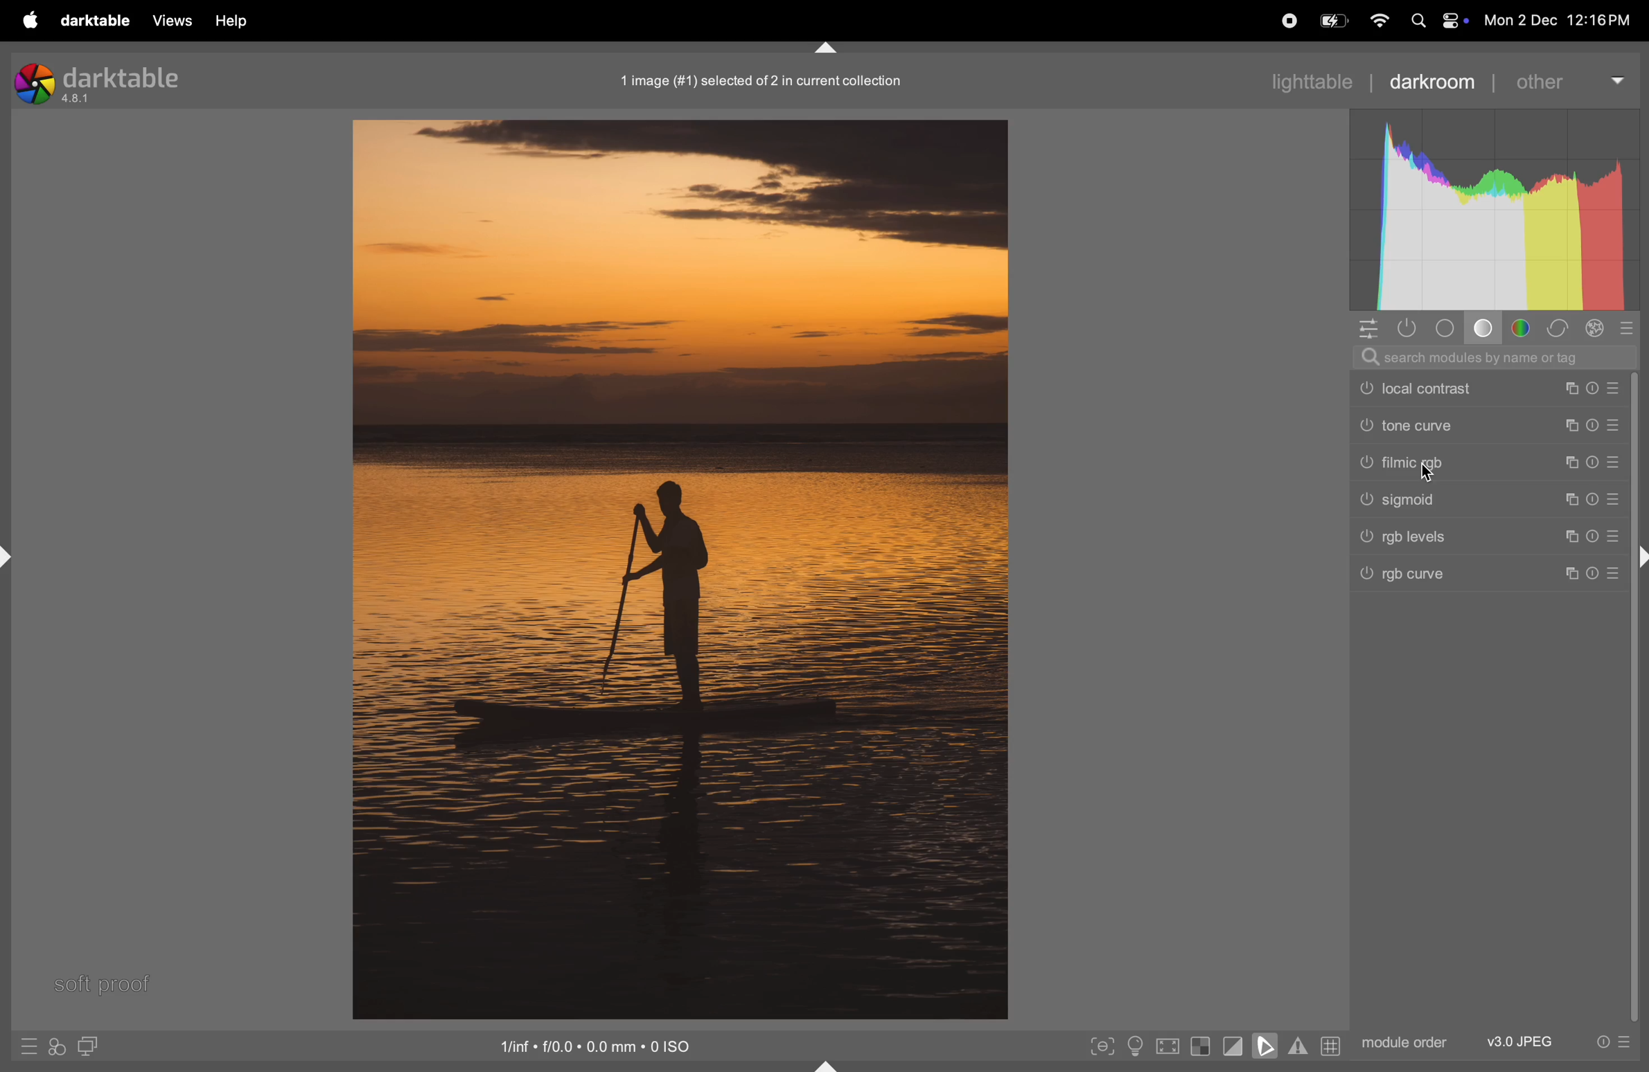 The width and height of the screenshot is (1649, 1072). I want to click on , so click(680, 571).